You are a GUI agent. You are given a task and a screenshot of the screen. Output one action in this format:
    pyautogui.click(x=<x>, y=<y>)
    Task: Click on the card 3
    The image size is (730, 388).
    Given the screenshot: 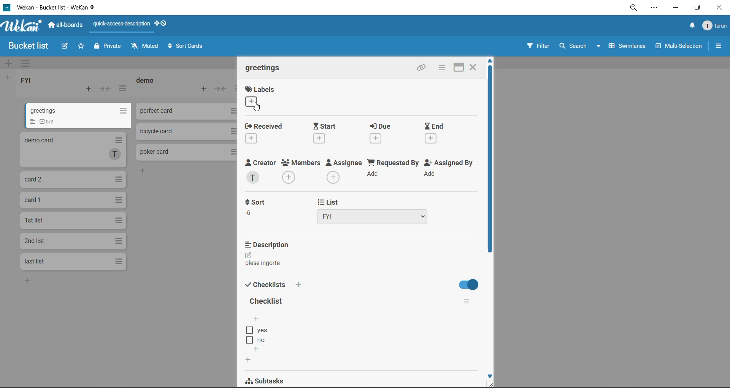 What is the action you would take?
    pyautogui.click(x=74, y=179)
    